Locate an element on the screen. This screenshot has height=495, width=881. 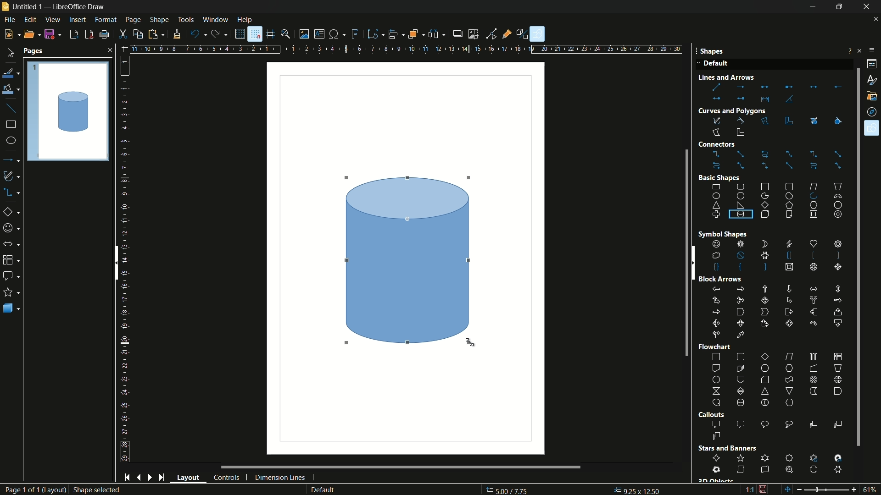
close is located at coordinates (108, 50).